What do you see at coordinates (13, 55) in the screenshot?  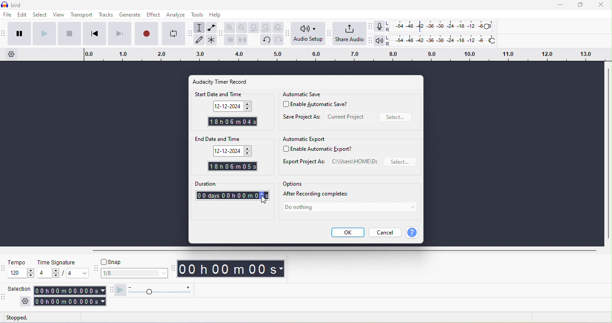 I see `timeline options` at bounding box center [13, 55].